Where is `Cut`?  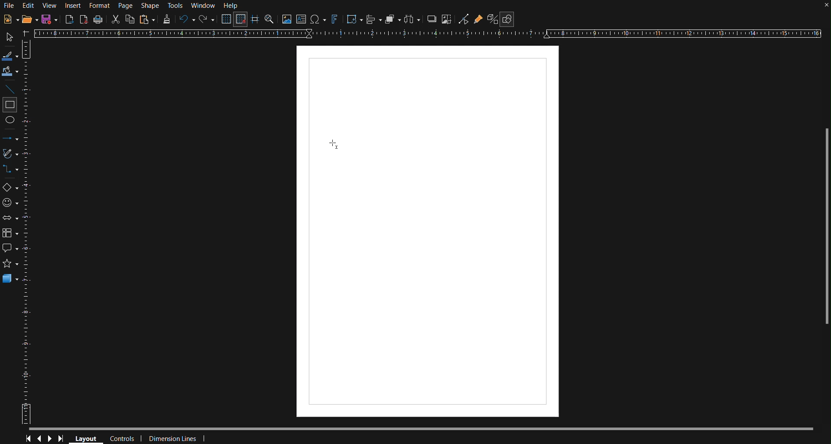
Cut is located at coordinates (114, 19).